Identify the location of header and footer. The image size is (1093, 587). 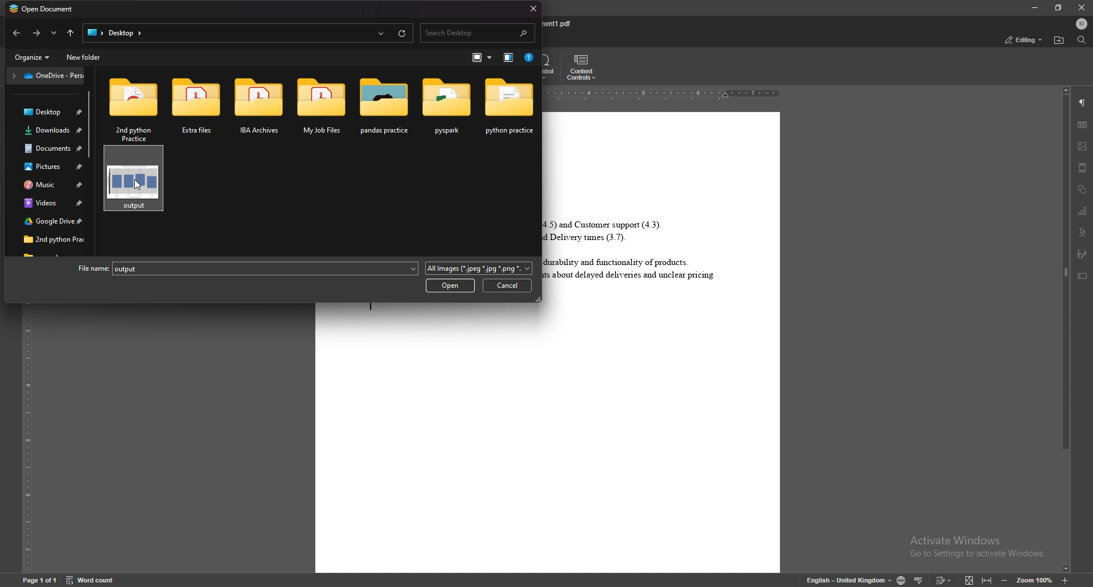
(1083, 168).